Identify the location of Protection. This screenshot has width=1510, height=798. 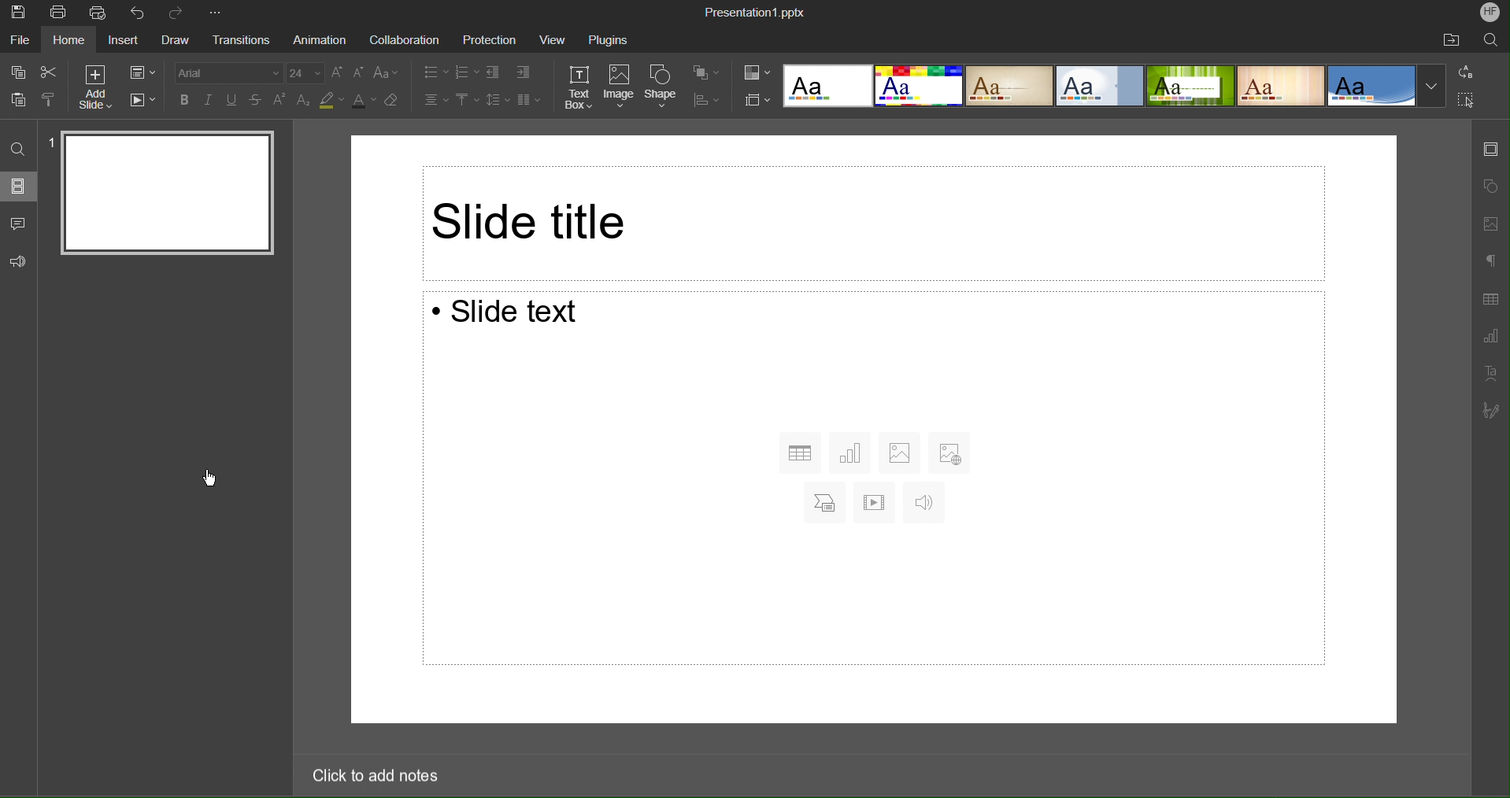
(490, 39).